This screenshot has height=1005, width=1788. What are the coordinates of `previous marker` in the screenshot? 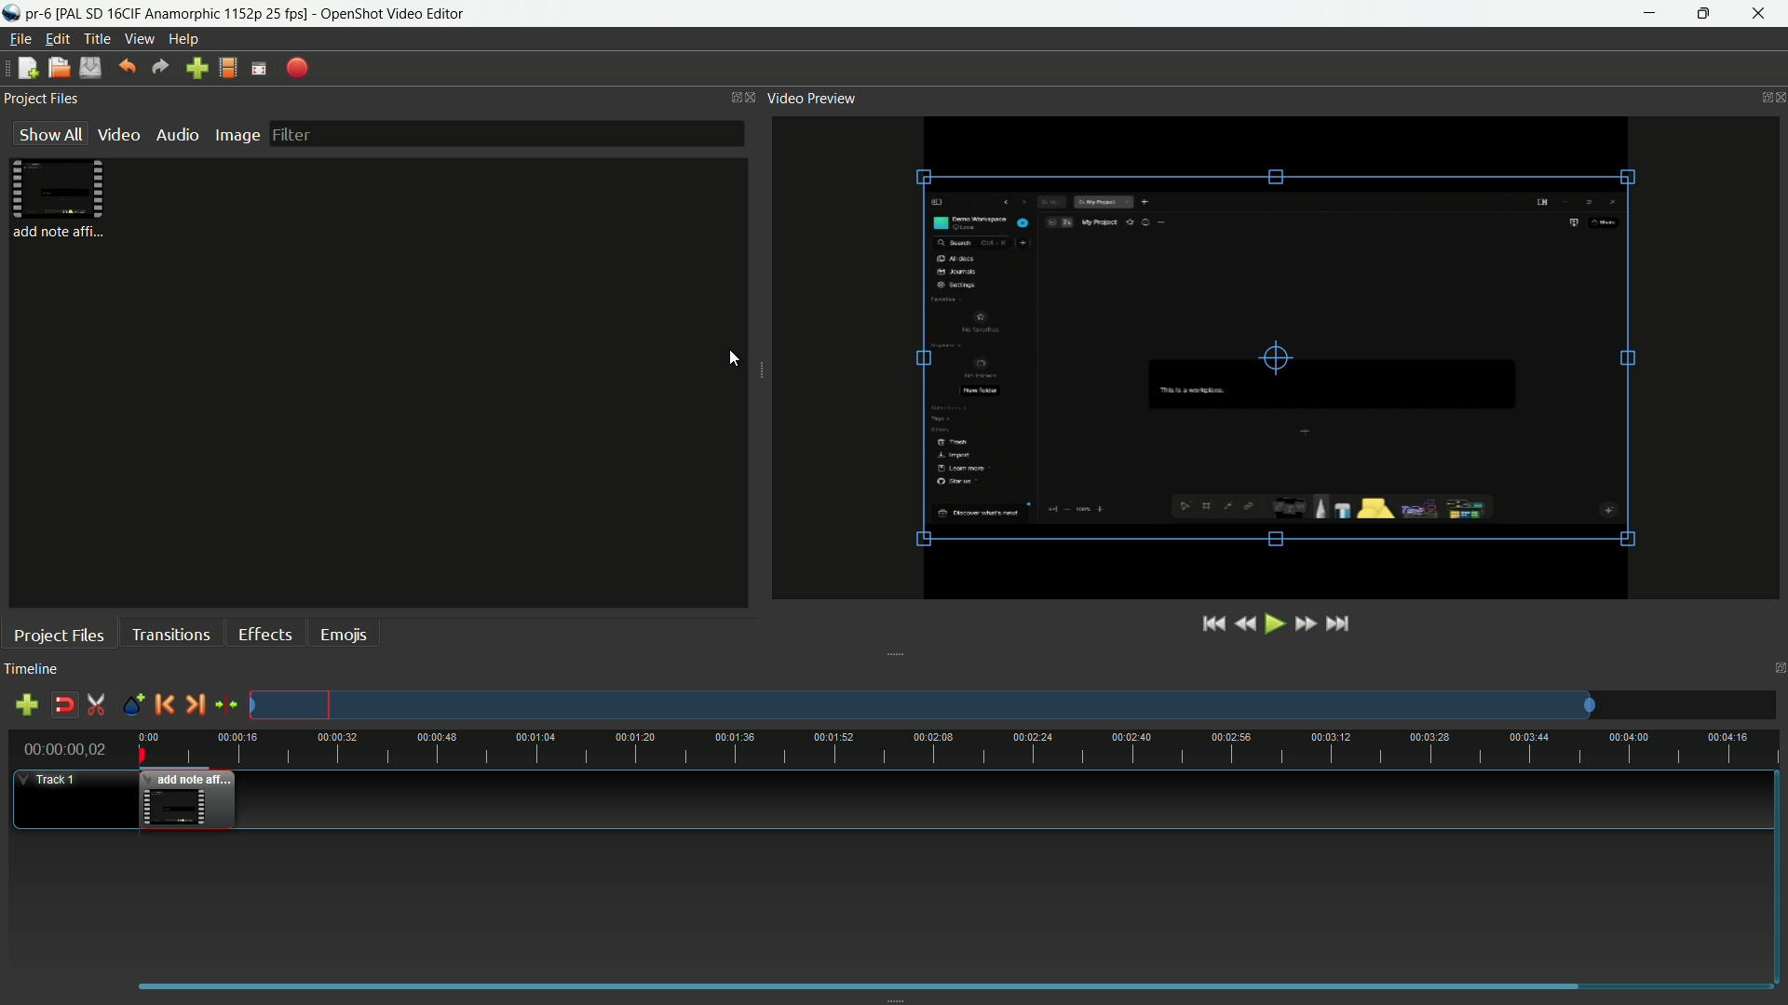 It's located at (161, 706).